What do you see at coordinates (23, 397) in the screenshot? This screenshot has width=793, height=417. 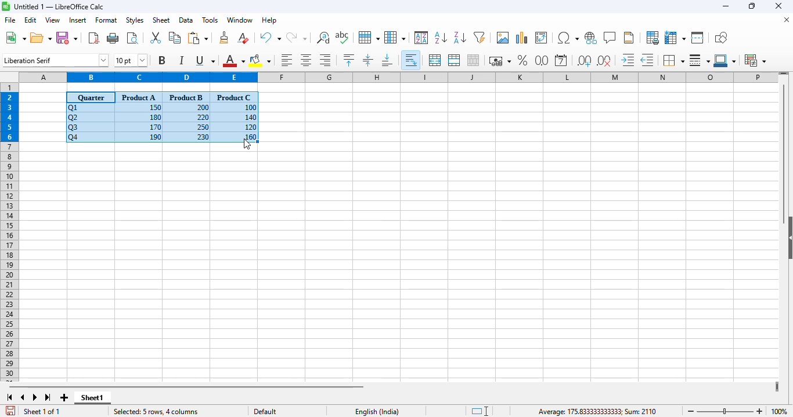 I see `scroll to previous sheet` at bounding box center [23, 397].